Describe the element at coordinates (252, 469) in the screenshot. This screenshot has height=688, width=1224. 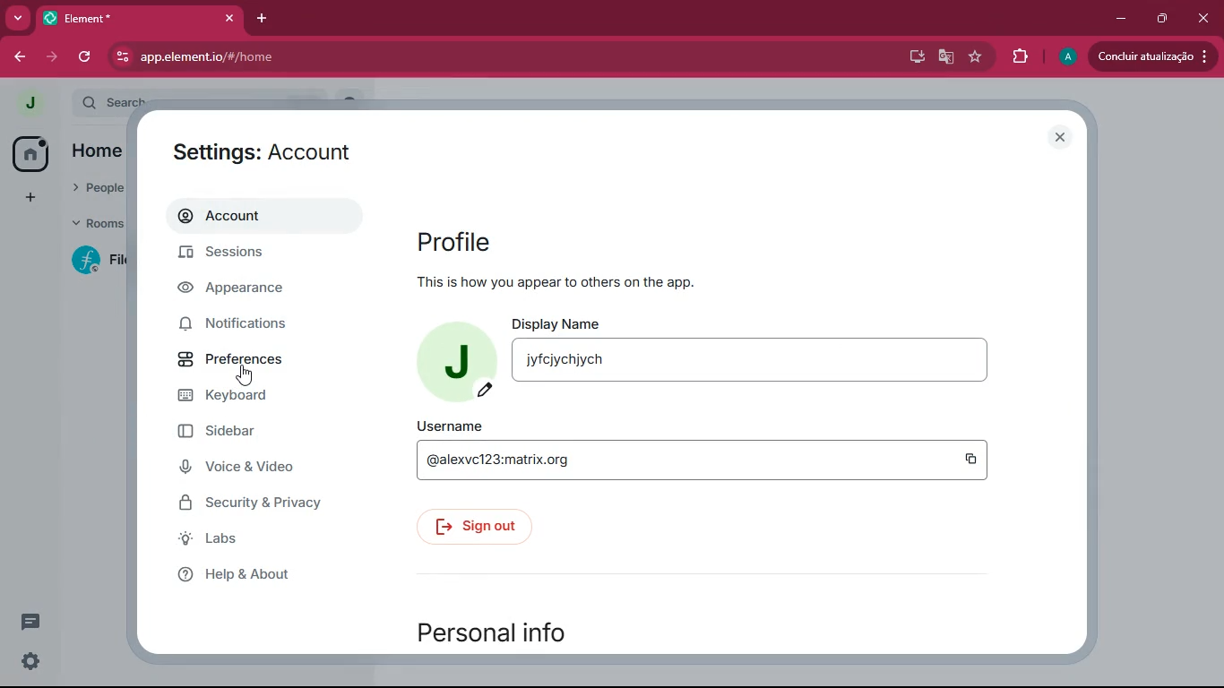
I see `voice & video` at that location.